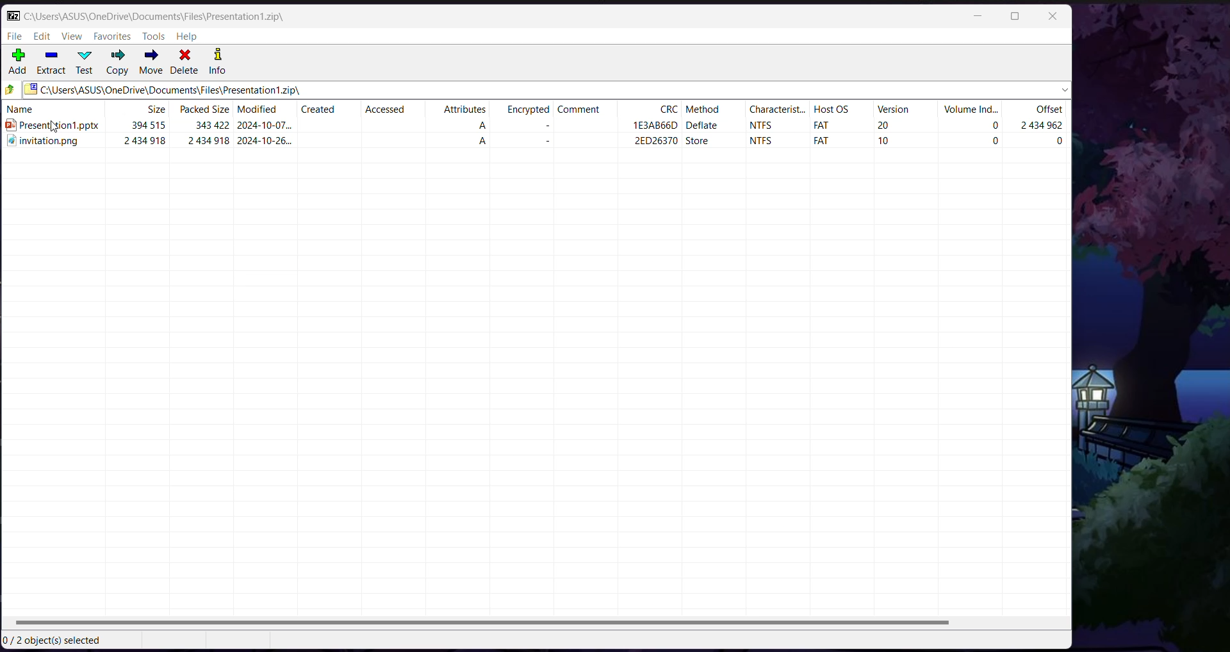 This screenshot has width=1230, height=652. Describe the element at coordinates (885, 125) in the screenshot. I see `20` at that location.